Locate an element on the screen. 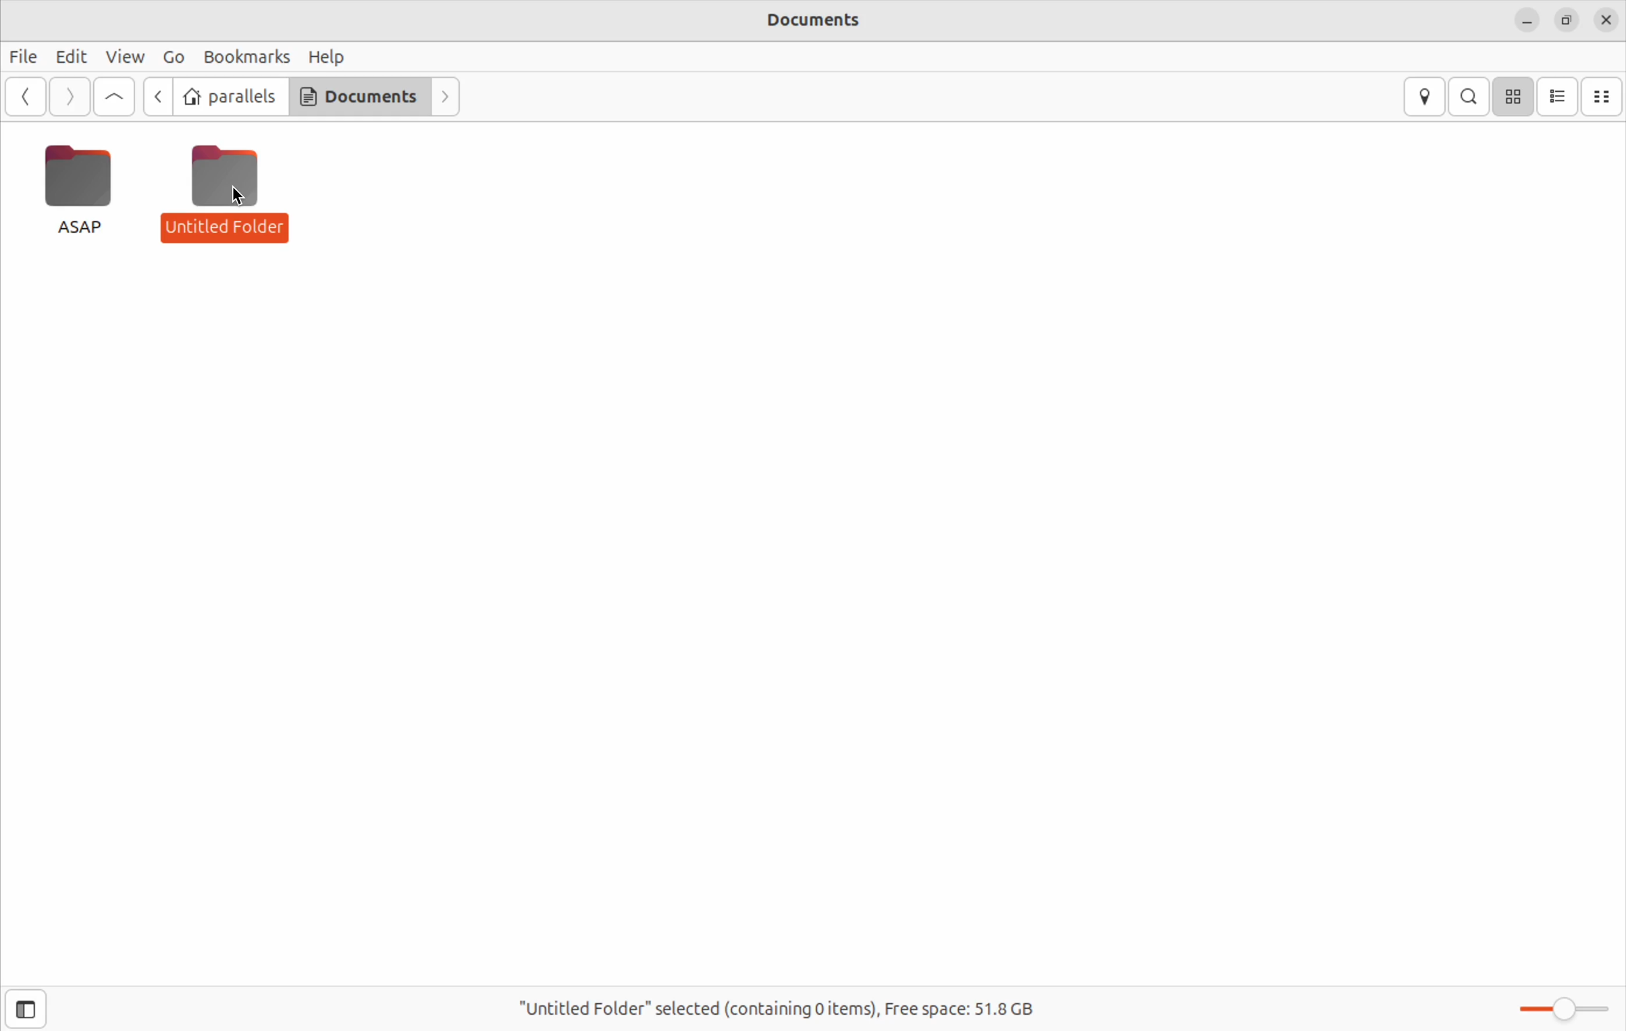 This screenshot has height=1031, width=1626. Untitled Folder is located at coordinates (234, 189).